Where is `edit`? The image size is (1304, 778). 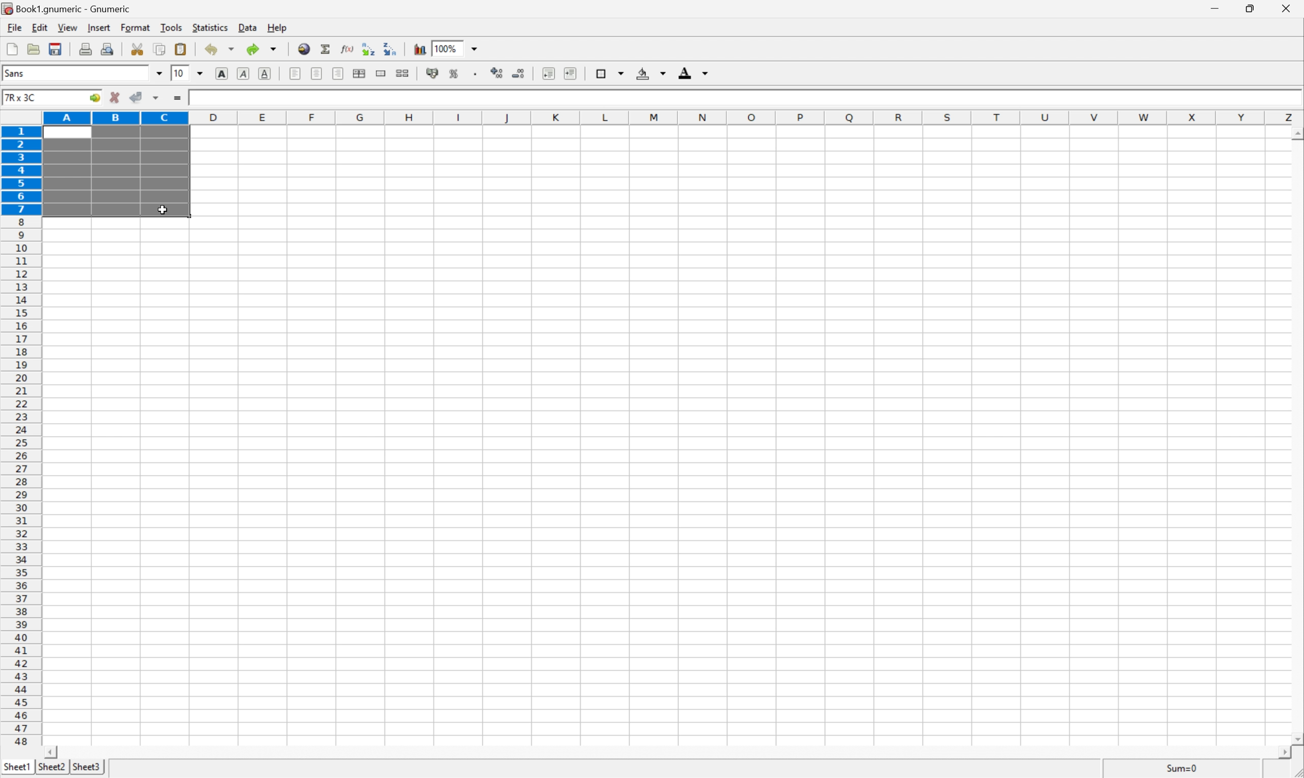
edit is located at coordinates (38, 27).